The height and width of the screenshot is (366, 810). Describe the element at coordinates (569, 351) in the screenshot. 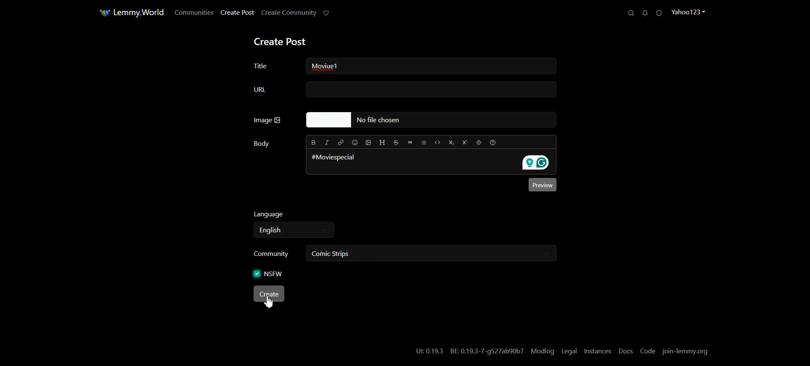

I see `Legal` at that location.